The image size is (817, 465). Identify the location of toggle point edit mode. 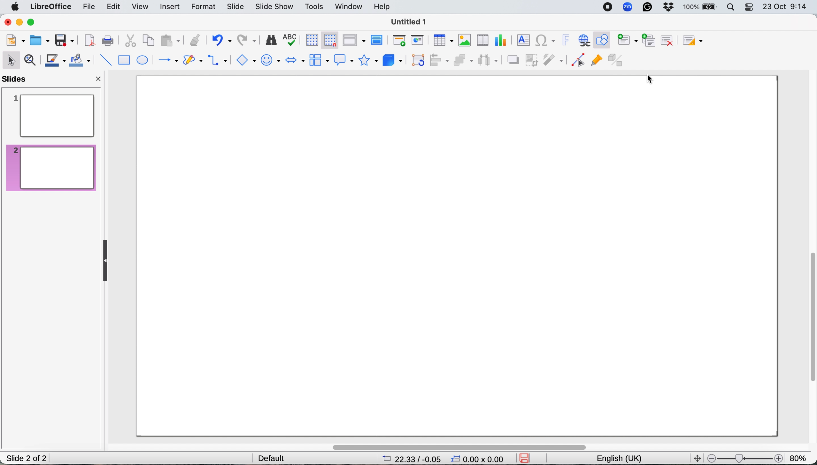
(579, 60).